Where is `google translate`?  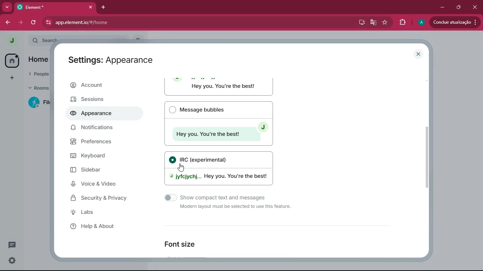 google translate is located at coordinates (374, 23).